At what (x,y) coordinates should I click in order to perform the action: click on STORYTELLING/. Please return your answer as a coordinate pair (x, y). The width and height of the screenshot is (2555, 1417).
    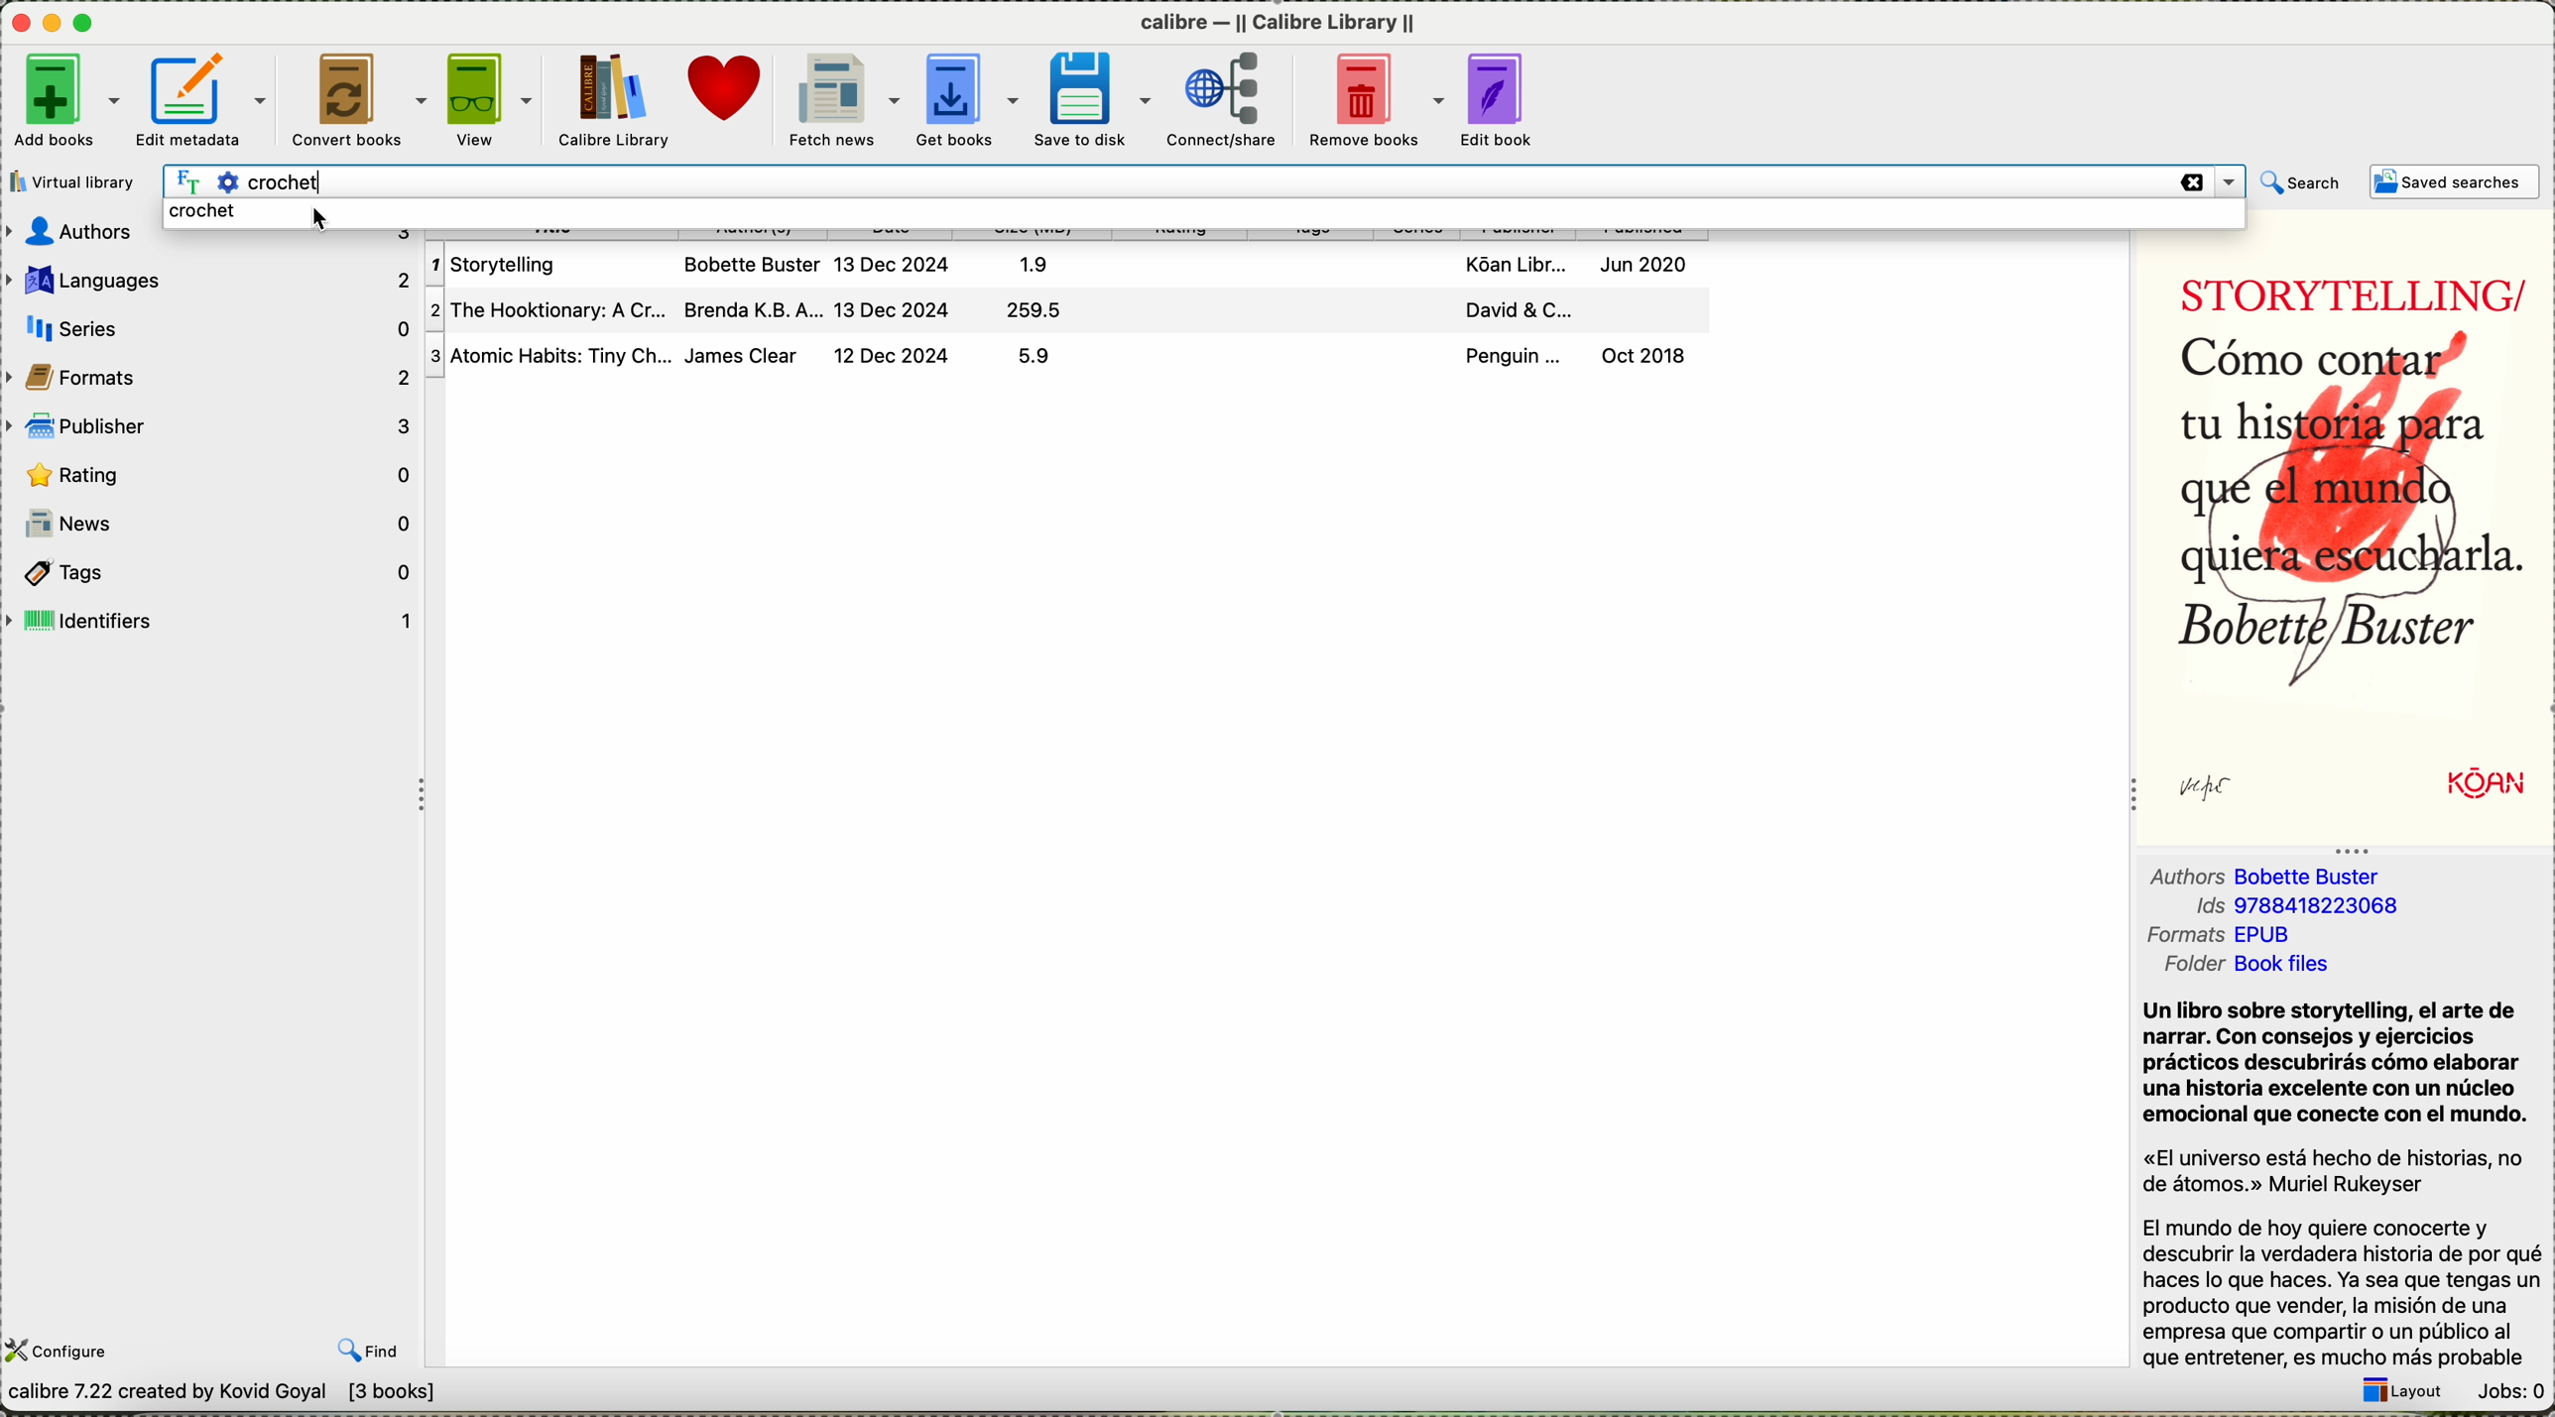
    Looking at the image, I should click on (2341, 284).